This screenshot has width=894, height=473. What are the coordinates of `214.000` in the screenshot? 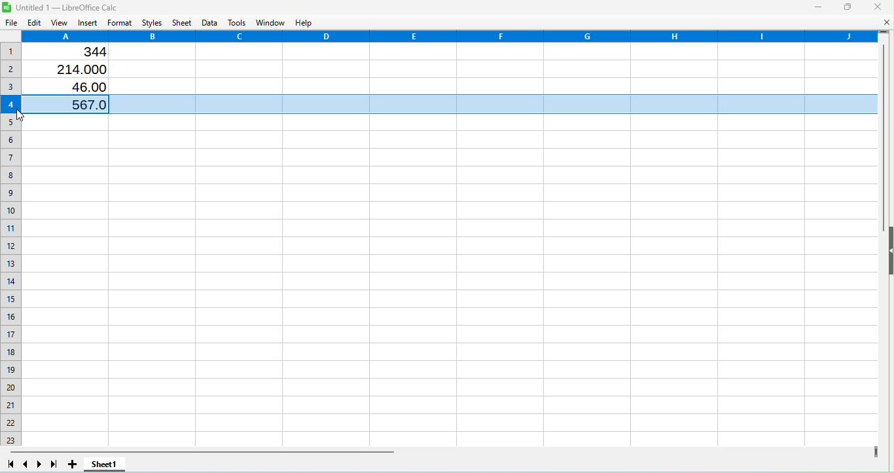 It's located at (78, 69).